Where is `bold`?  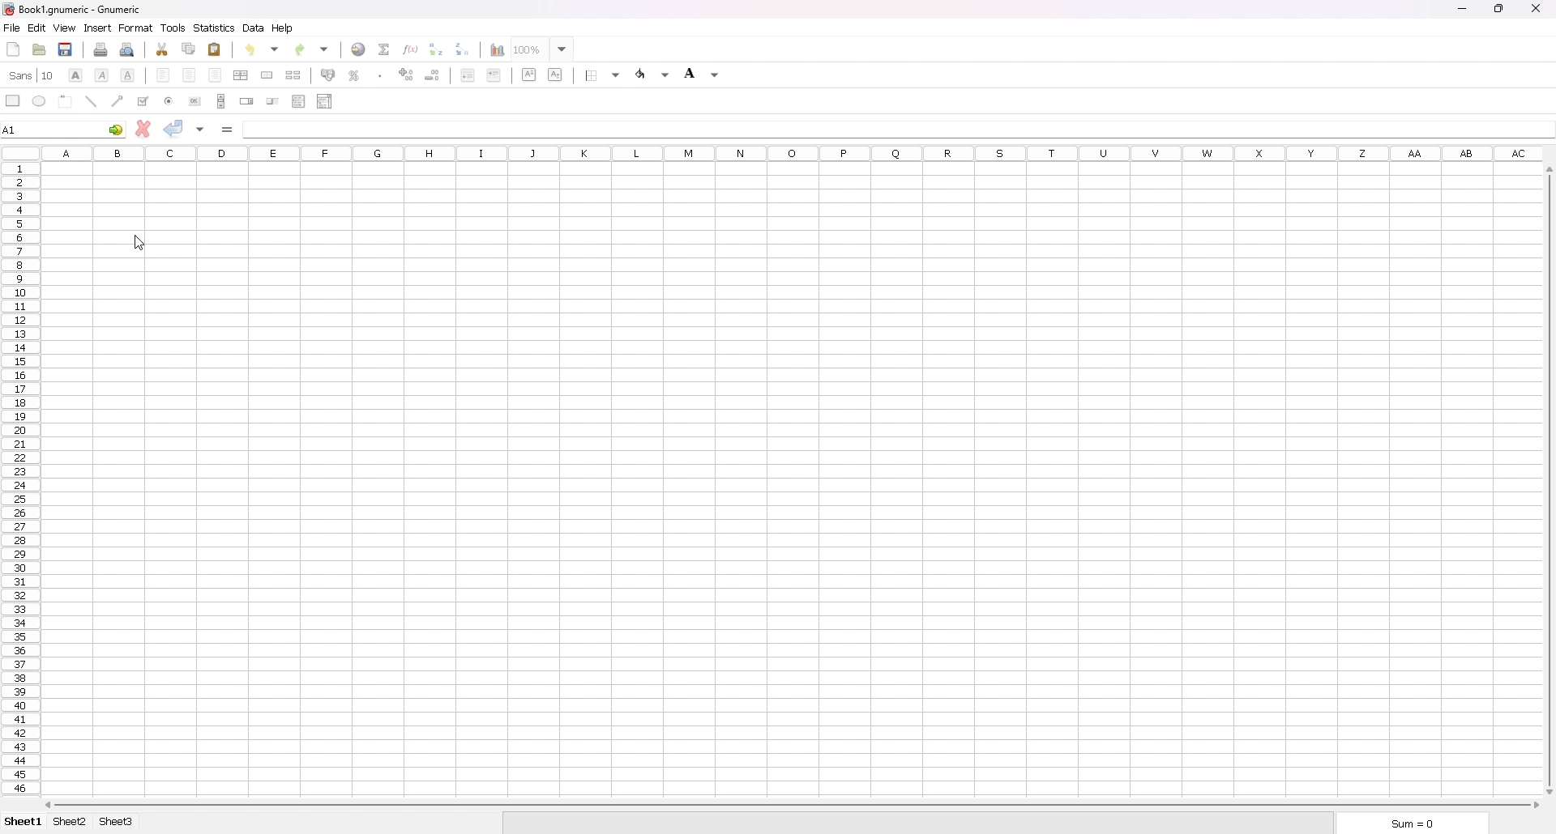 bold is located at coordinates (77, 74).